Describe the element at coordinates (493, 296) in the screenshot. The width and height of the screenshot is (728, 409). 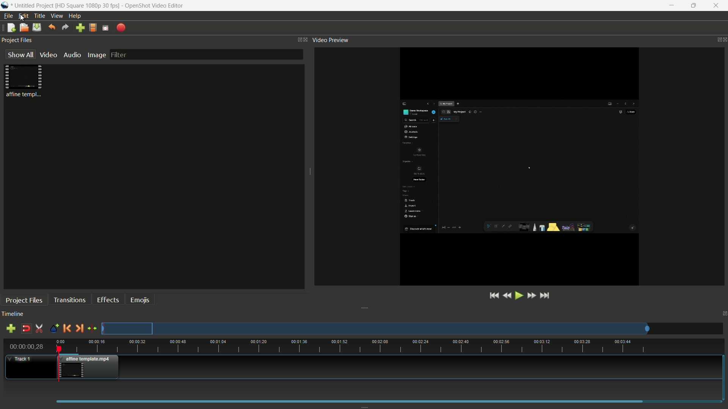
I see `jump to start` at that location.